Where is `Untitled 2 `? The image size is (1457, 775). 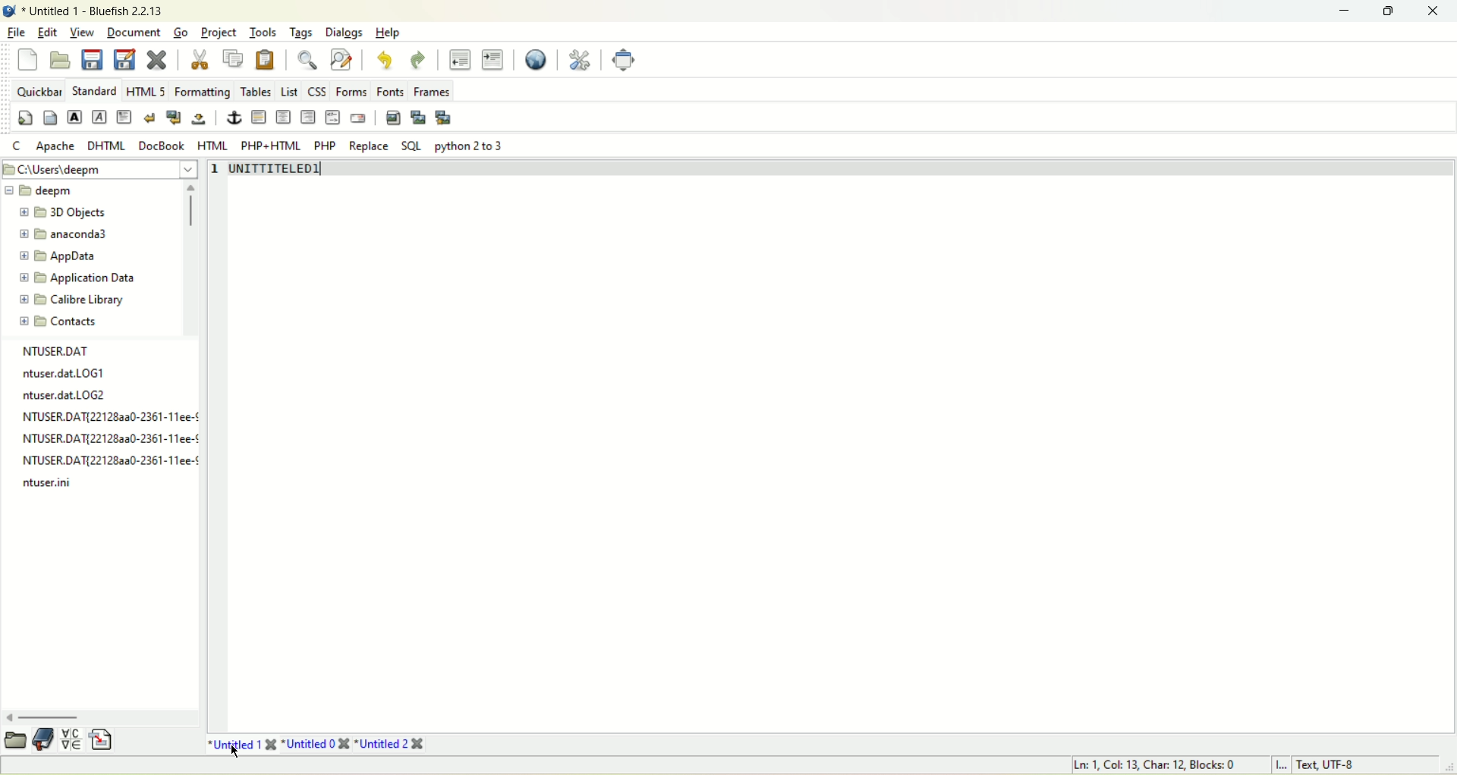 Untitled 2  is located at coordinates (392, 745).